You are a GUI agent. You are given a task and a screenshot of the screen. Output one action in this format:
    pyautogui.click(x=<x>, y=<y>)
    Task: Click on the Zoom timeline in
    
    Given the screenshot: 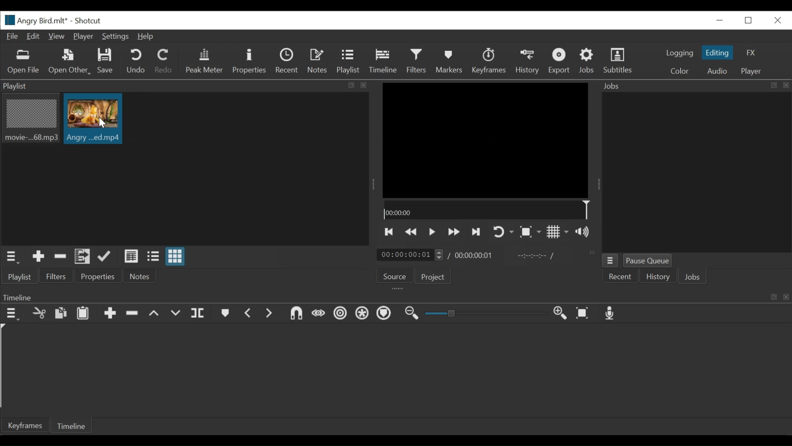 What is the action you would take?
    pyautogui.click(x=561, y=314)
    